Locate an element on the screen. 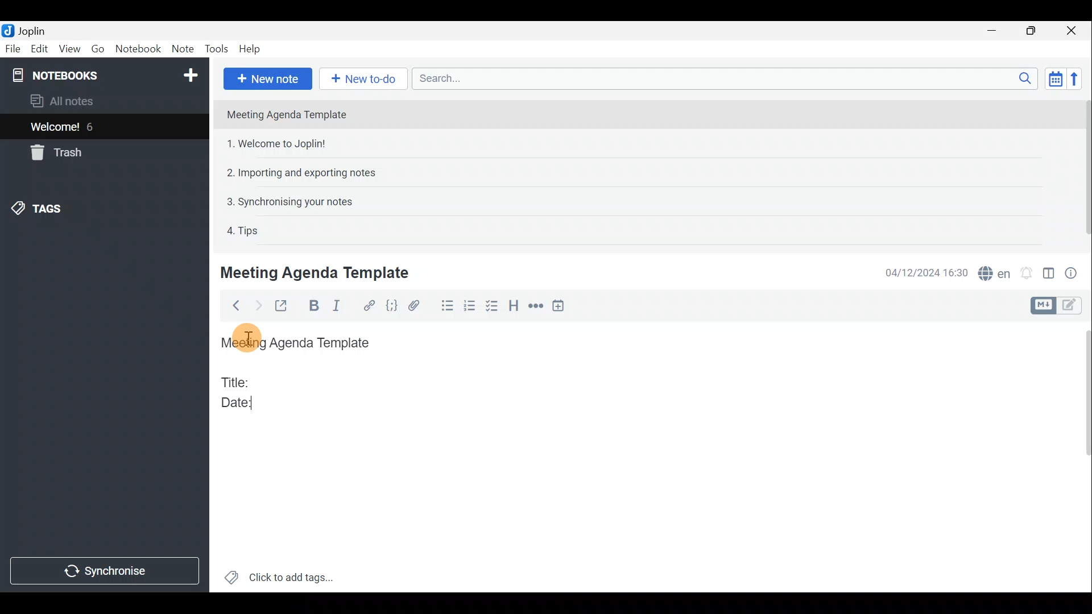  Trash is located at coordinates (54, 152).